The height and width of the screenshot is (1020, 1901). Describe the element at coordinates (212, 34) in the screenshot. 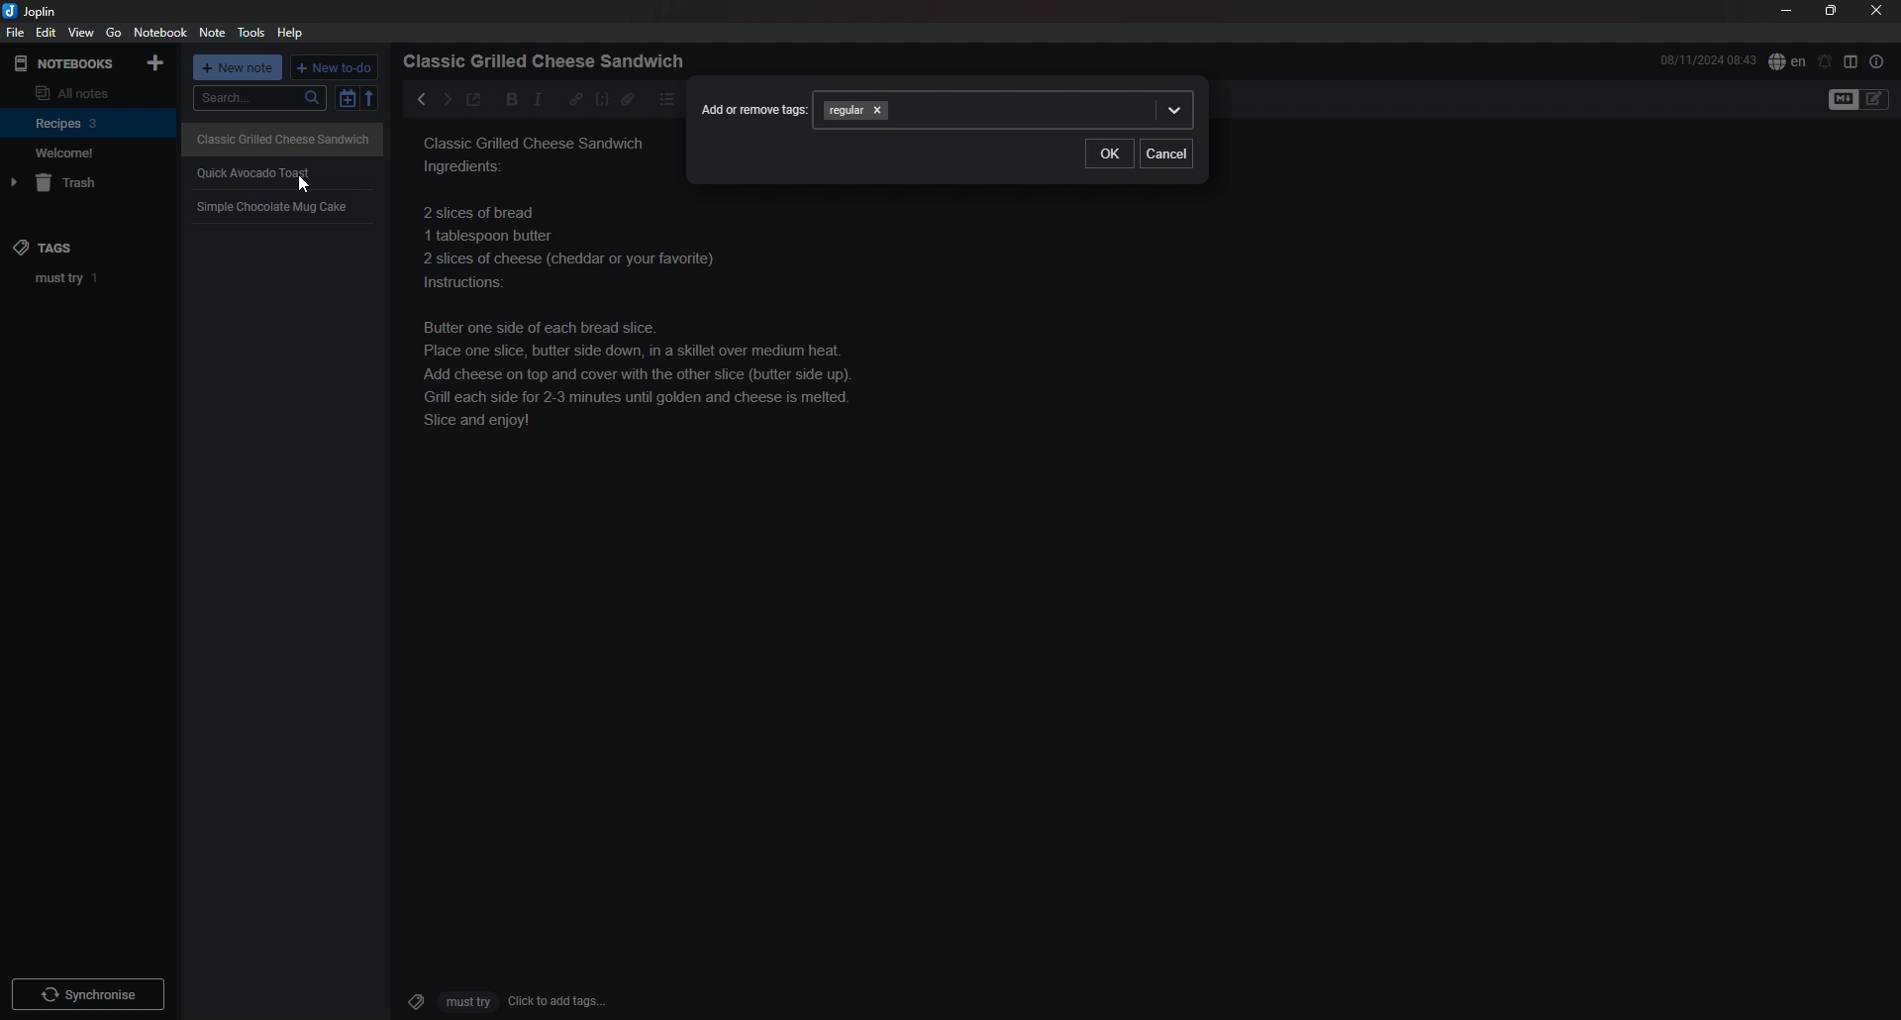

I see `note` at that location.